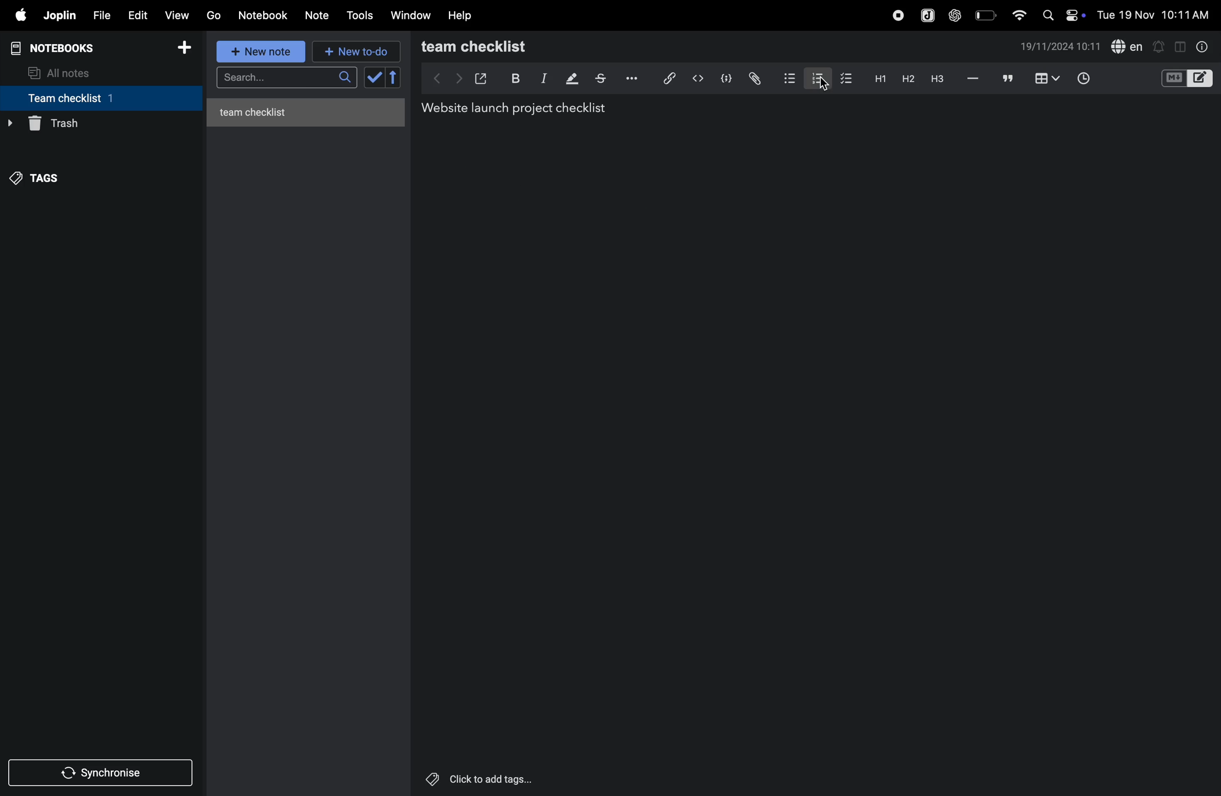  What do you see at coordinates (542, 78) in the screenshot?
I see `itallic` at bounding box center [542, 78].